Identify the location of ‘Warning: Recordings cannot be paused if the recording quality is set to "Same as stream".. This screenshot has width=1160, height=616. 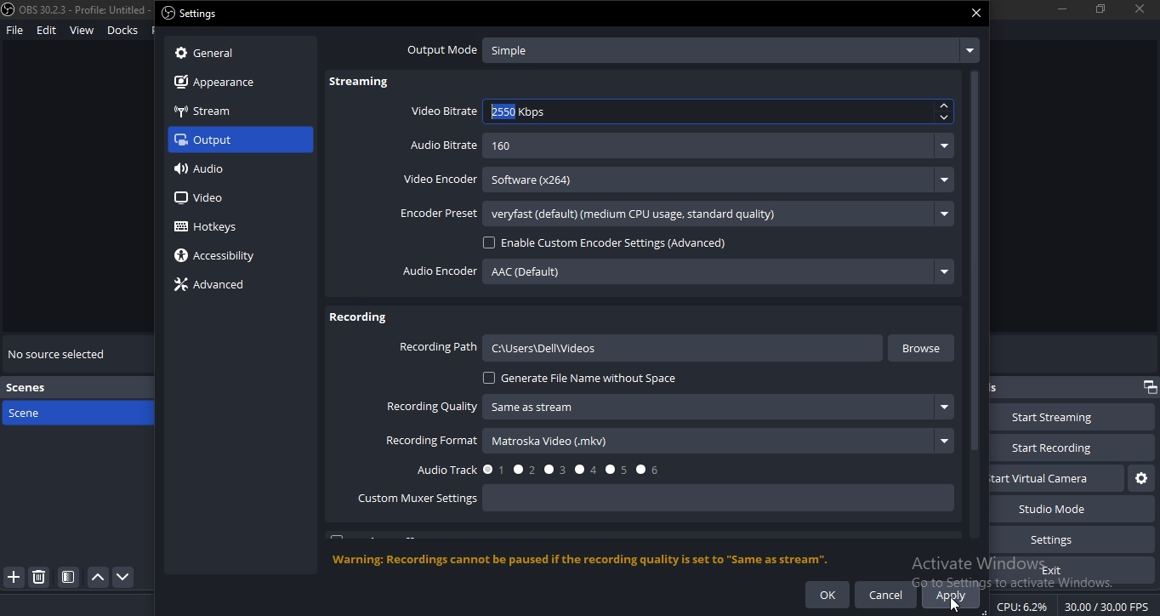
(588, 559).